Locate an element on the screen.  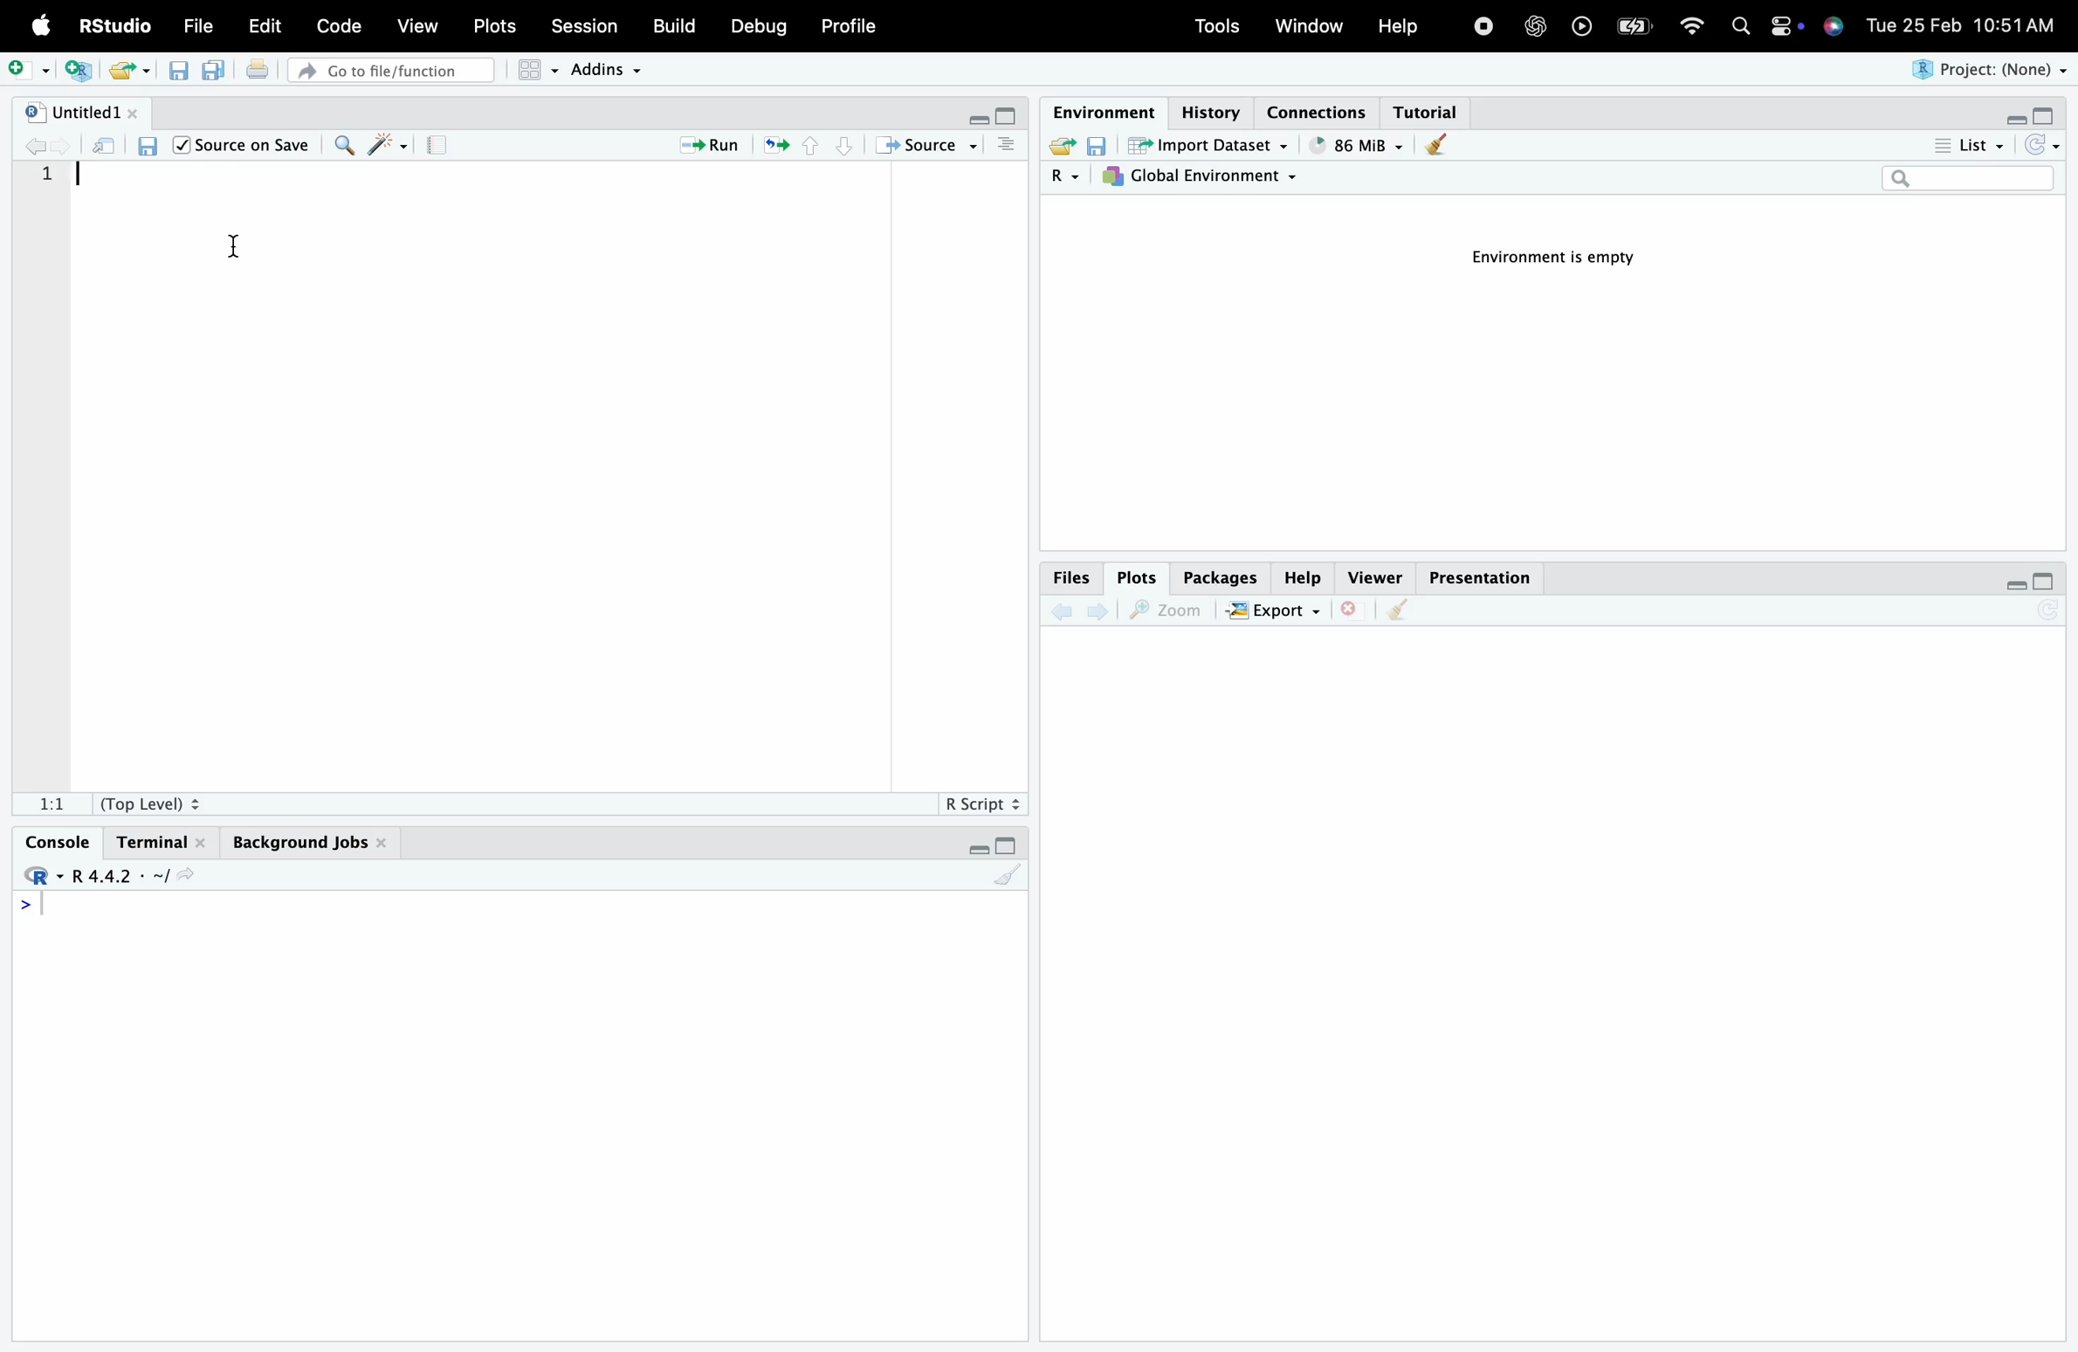
battery is located at coordinates (1641, 24).